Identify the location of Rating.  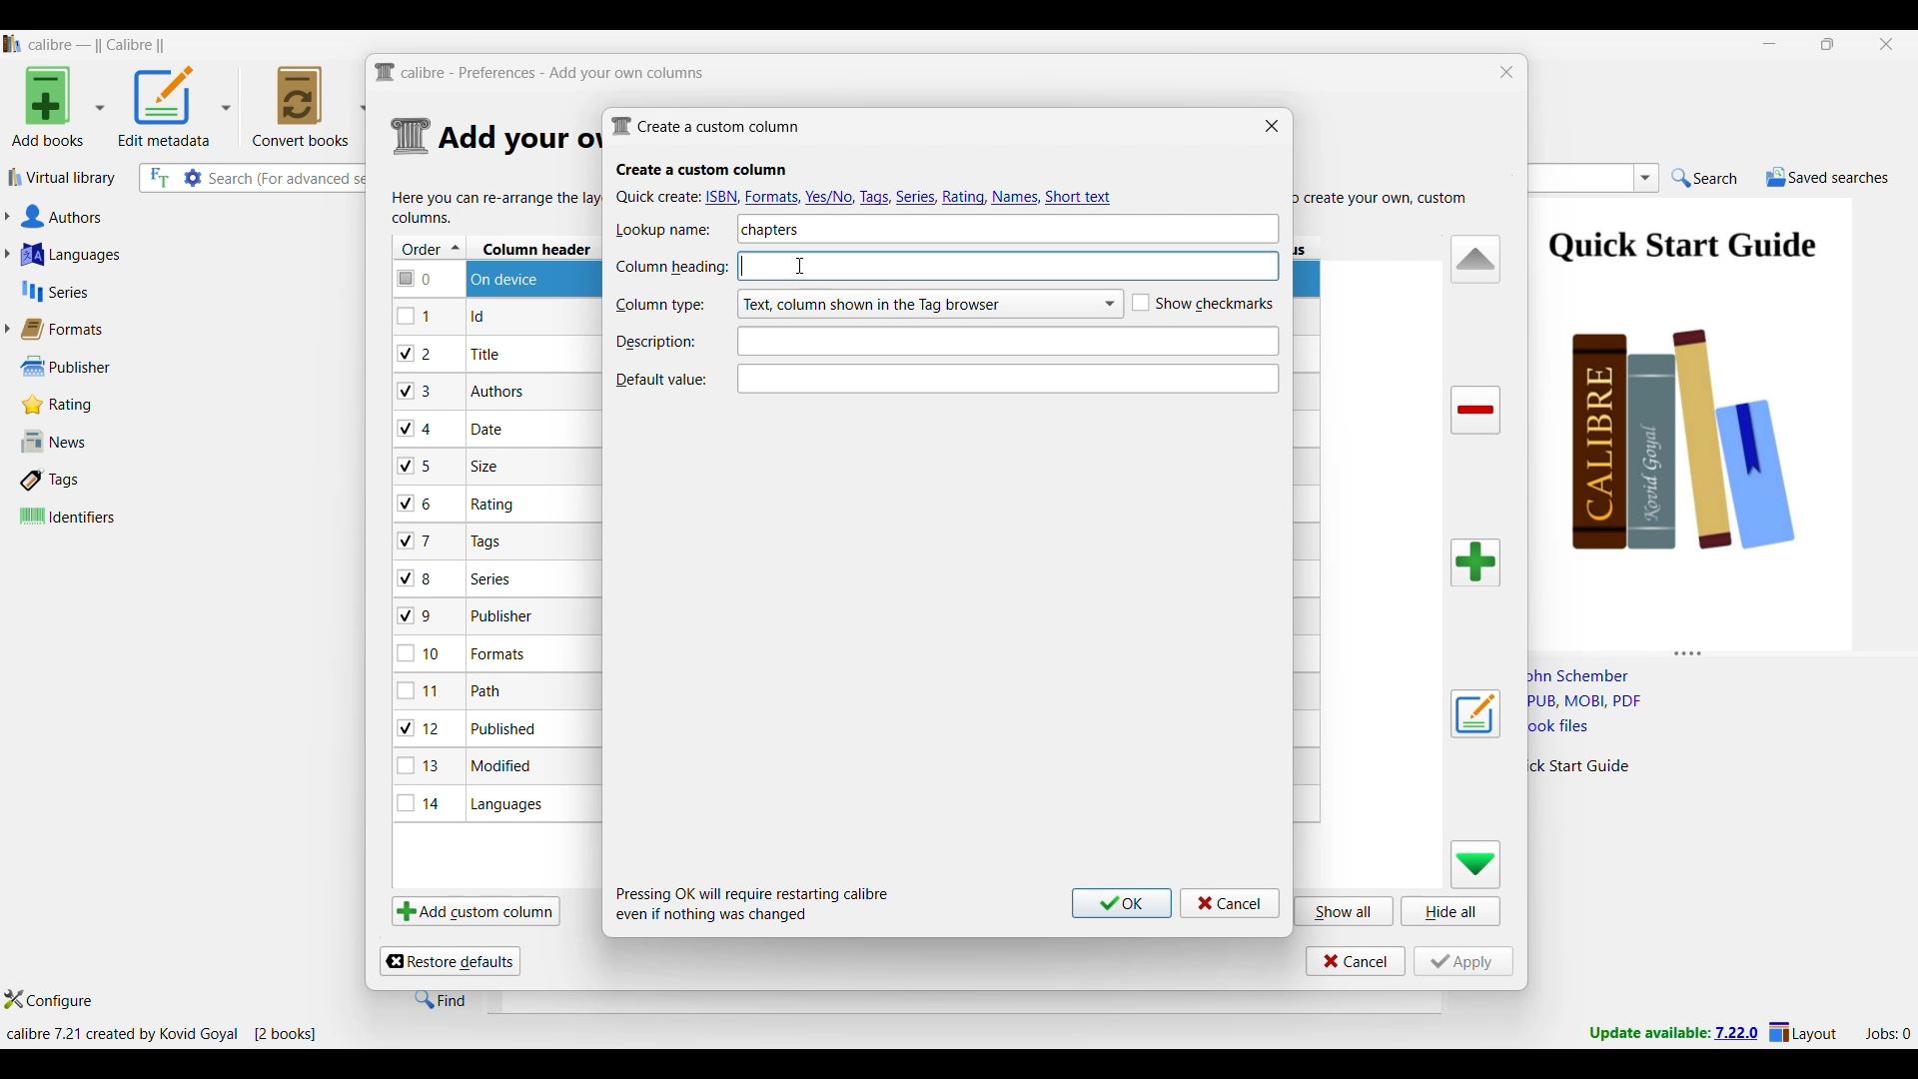
(68, 405).